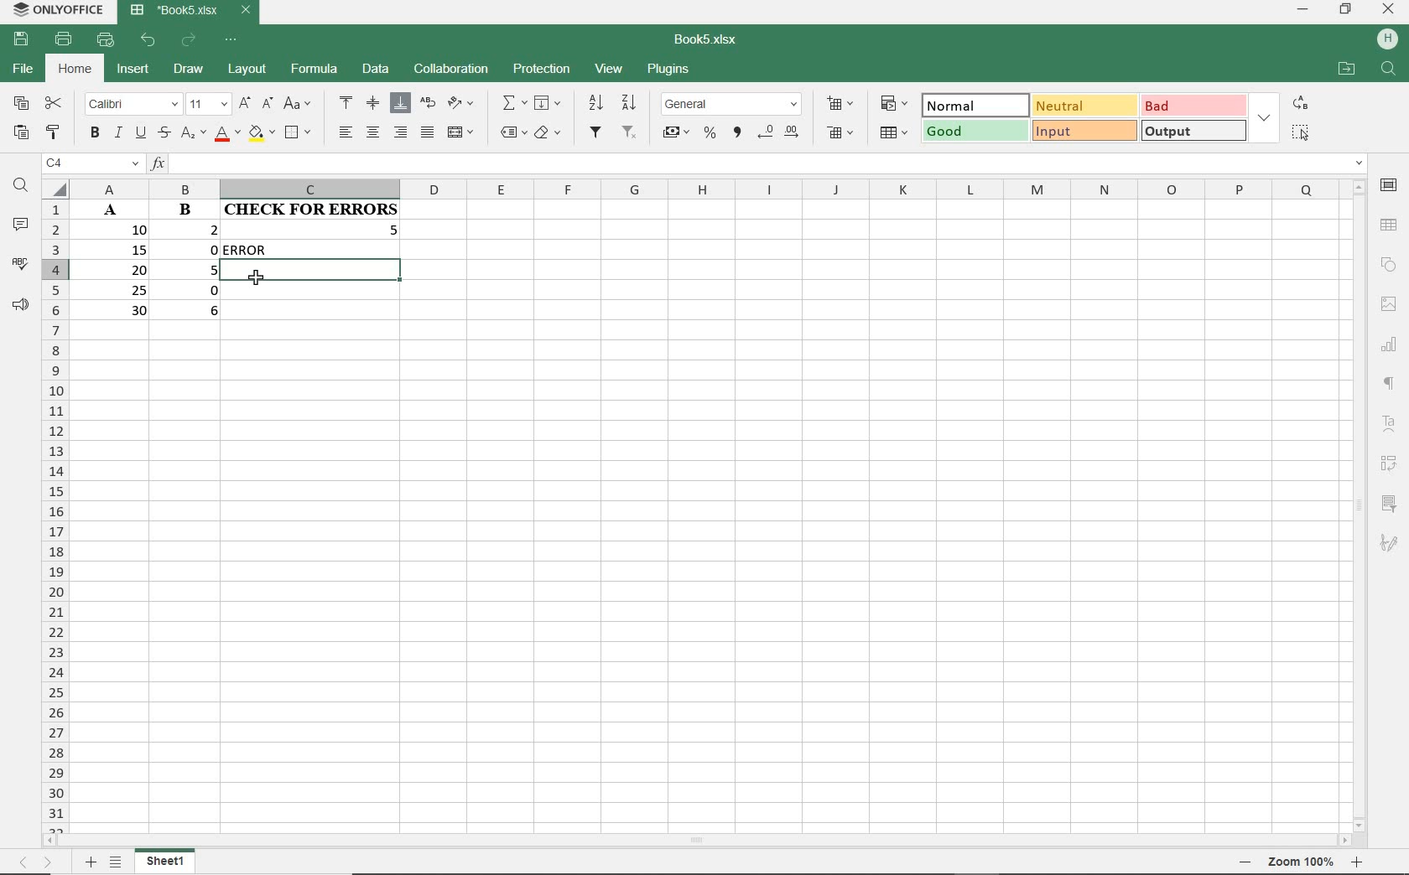 The height and width of the screenshot is (875, 1409). What do you see at coordinates (1302, 134) in the screenshot?
I see `SELECT ALL` at bounding box center [1302, 134].